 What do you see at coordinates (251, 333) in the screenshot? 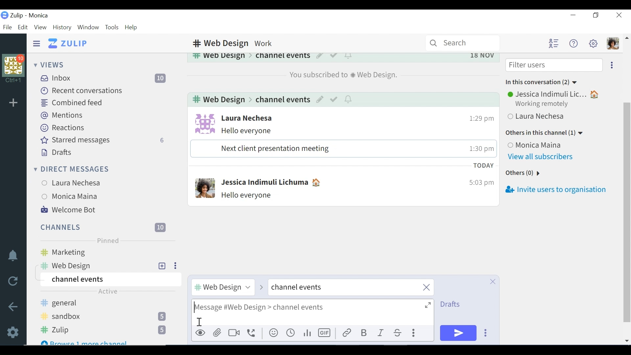
I see `Add voice call` at bounding box center [251, 333].